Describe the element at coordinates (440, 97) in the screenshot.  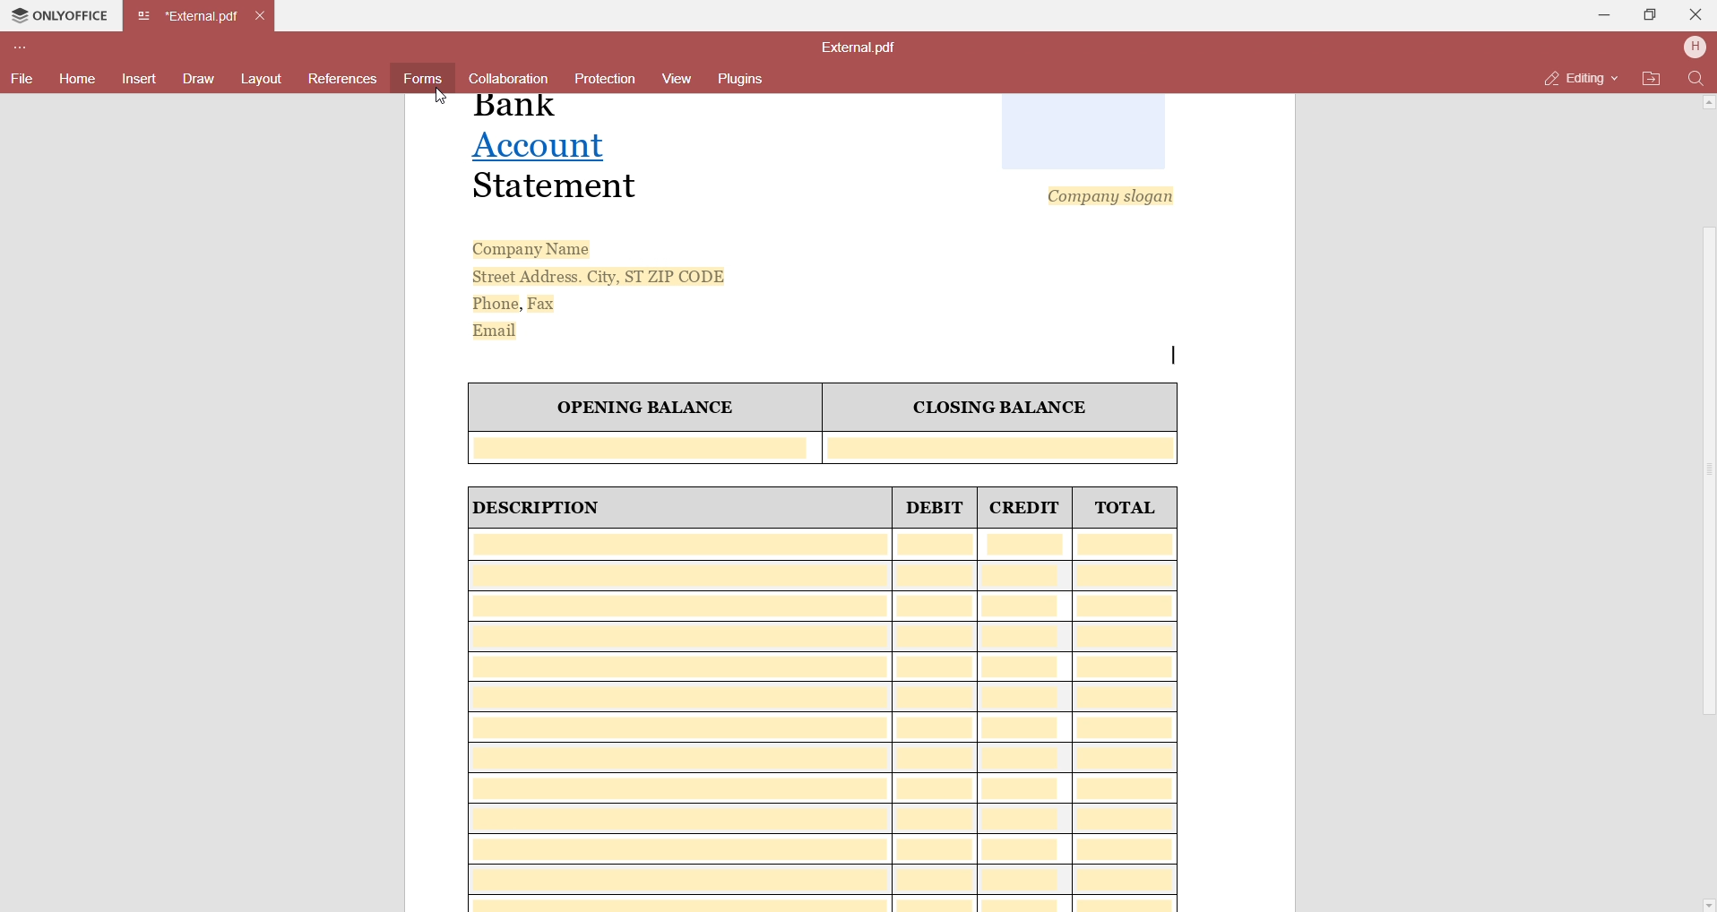
I see `cursor` at that location.